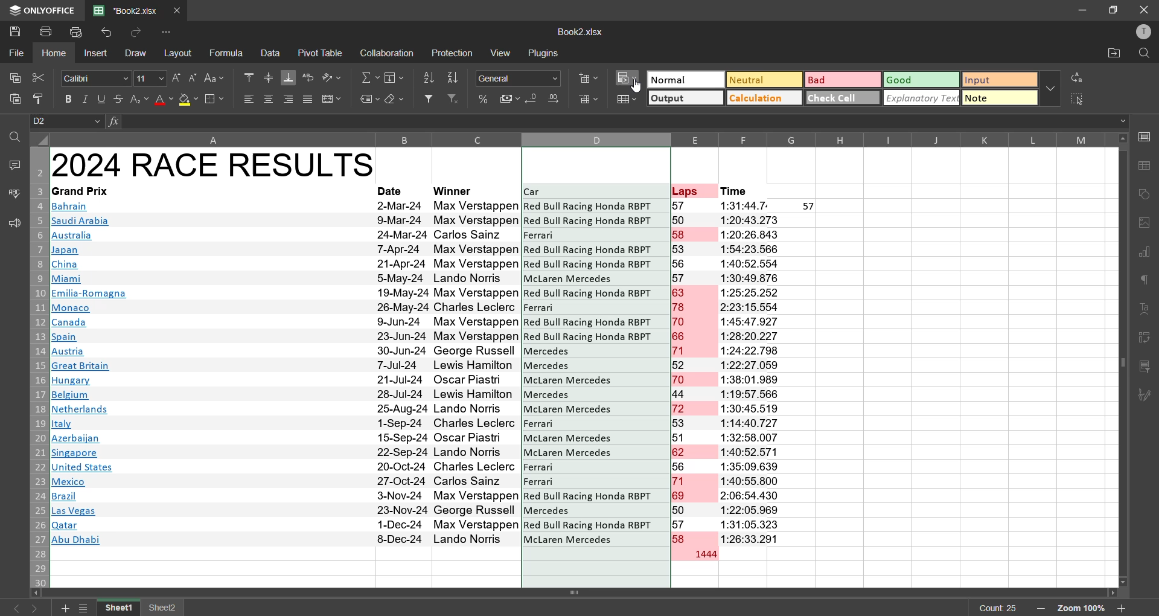 Image resolution: width=1159 pixels, height=616 pixels. I want to click on formula, so click(229, 53).